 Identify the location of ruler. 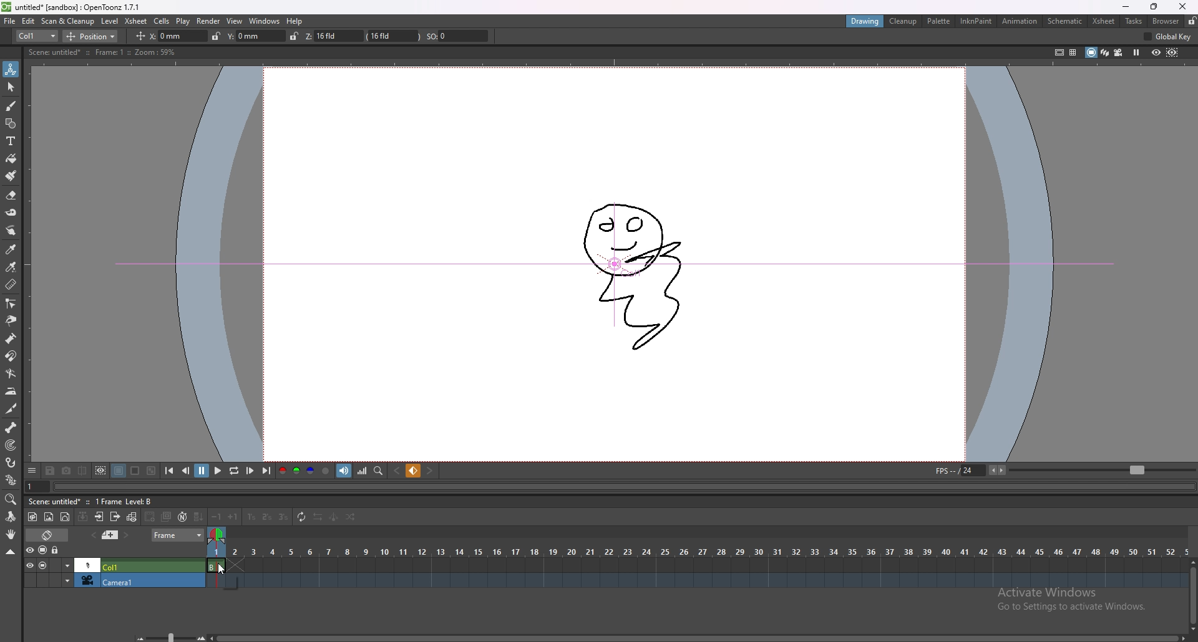
(11, 284).